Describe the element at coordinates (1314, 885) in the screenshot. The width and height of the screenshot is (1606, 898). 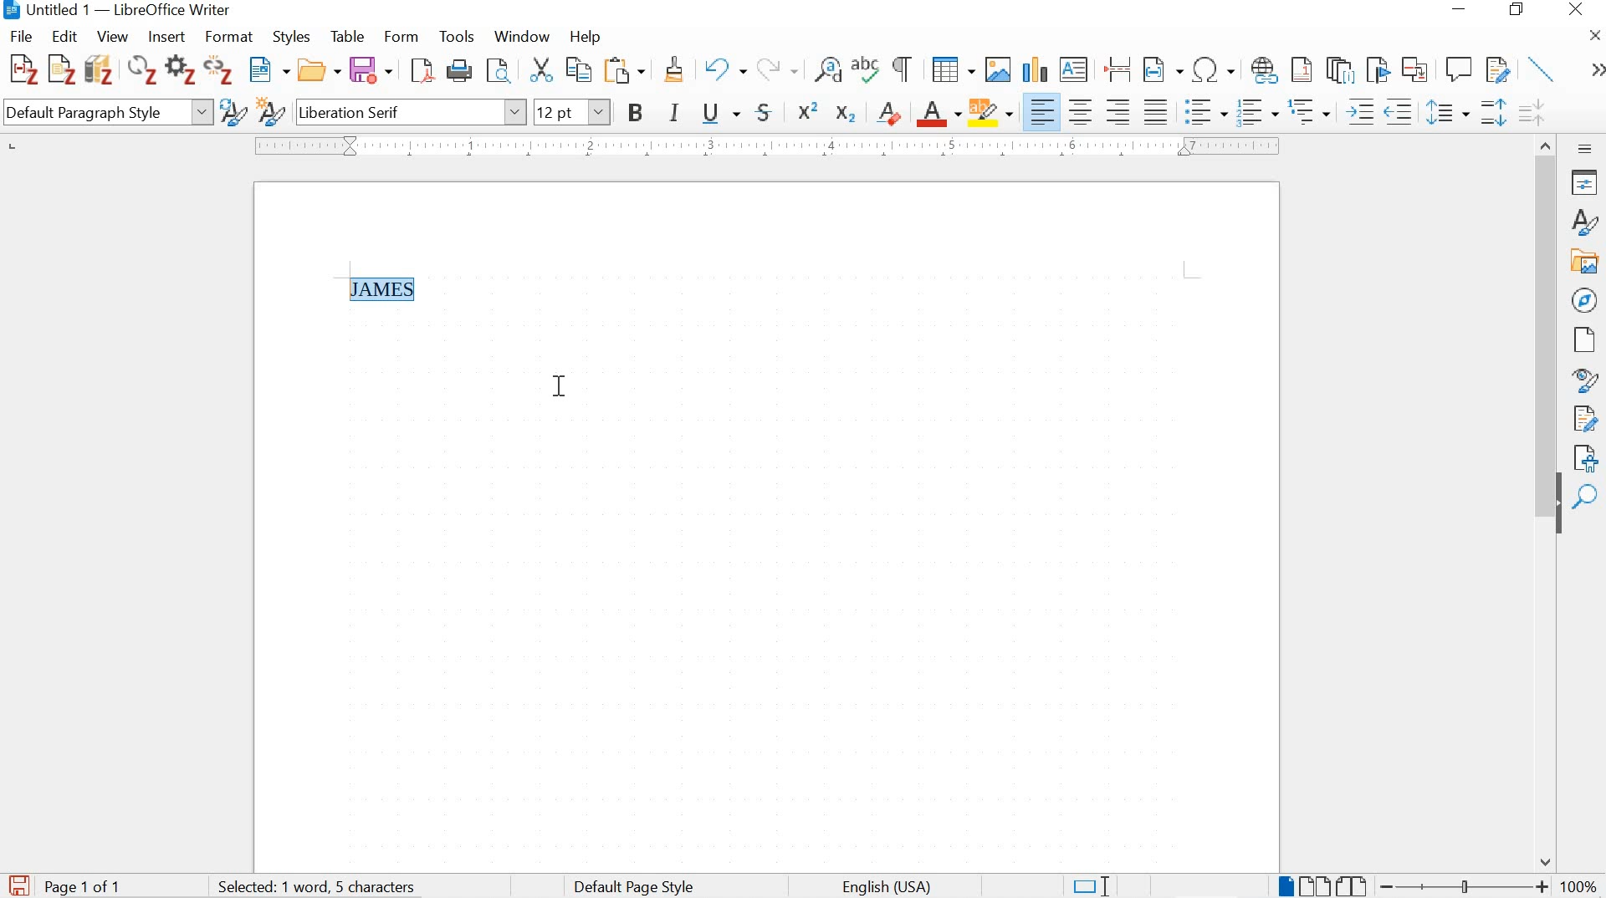
I see `multiple page view` at that location.